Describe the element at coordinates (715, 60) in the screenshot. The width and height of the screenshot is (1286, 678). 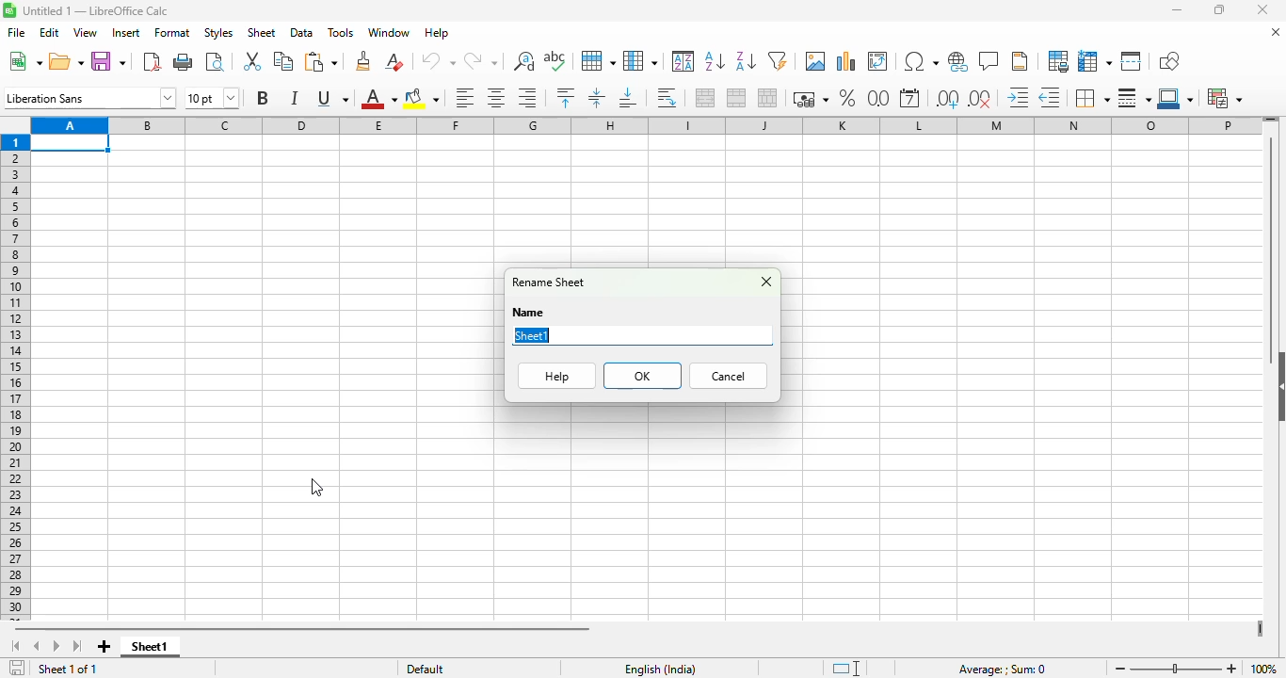
I see `sort ascending` at that location.